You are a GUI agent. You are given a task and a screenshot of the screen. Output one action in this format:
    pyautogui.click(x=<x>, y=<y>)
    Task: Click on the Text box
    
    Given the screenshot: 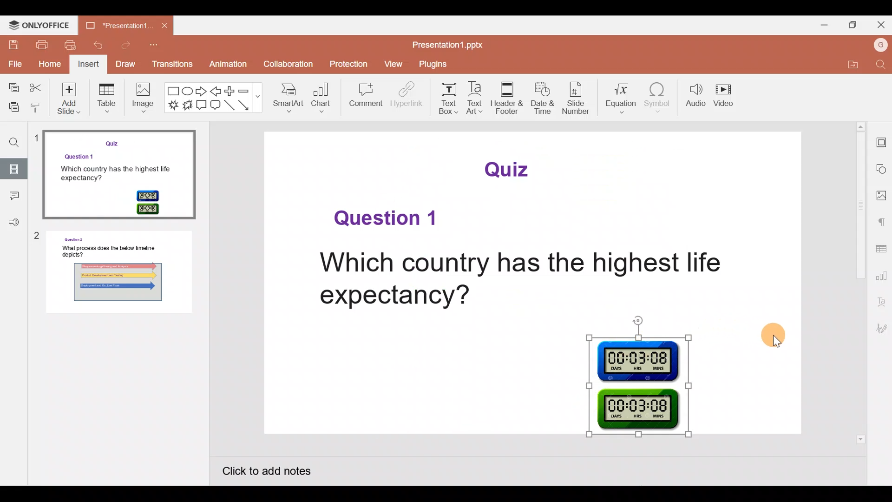 What is the action you would take?
    pyautogui.click(x=447, y=97)
    